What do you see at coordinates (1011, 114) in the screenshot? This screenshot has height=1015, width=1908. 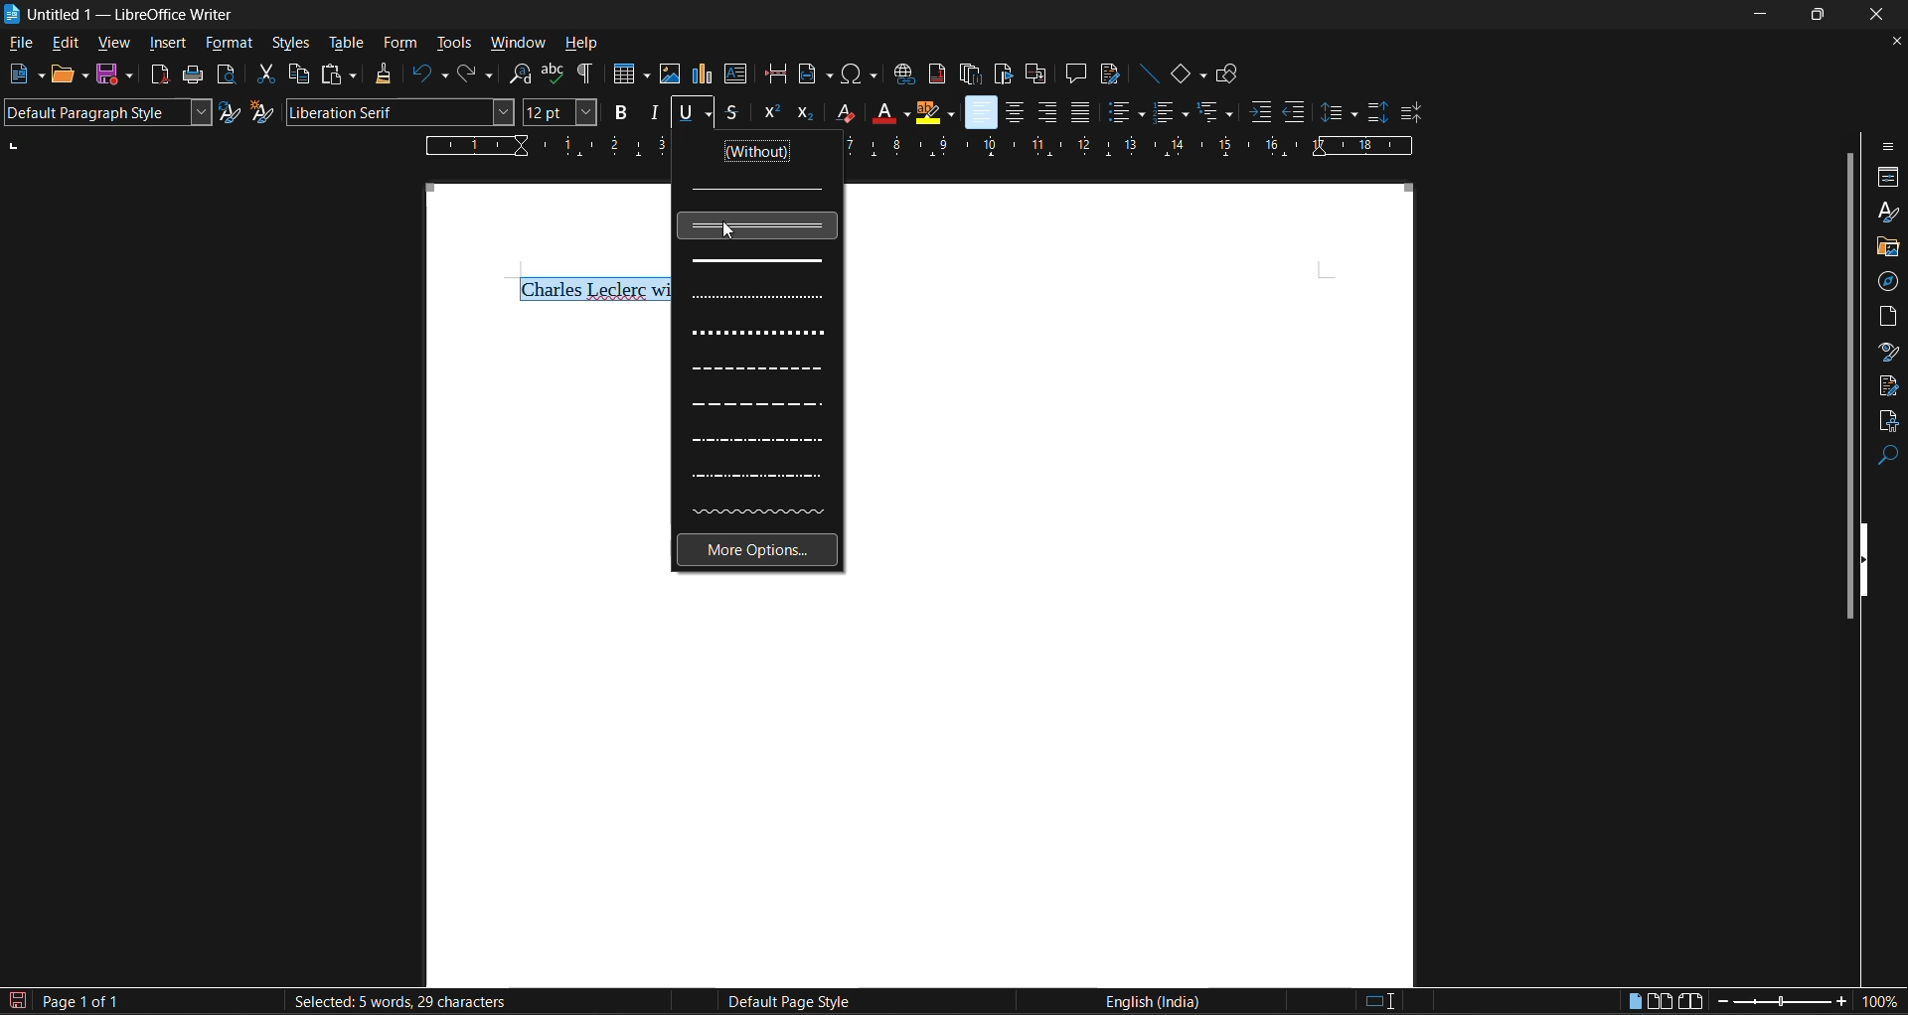 I see `align center` at bounding box center [1011, 114].